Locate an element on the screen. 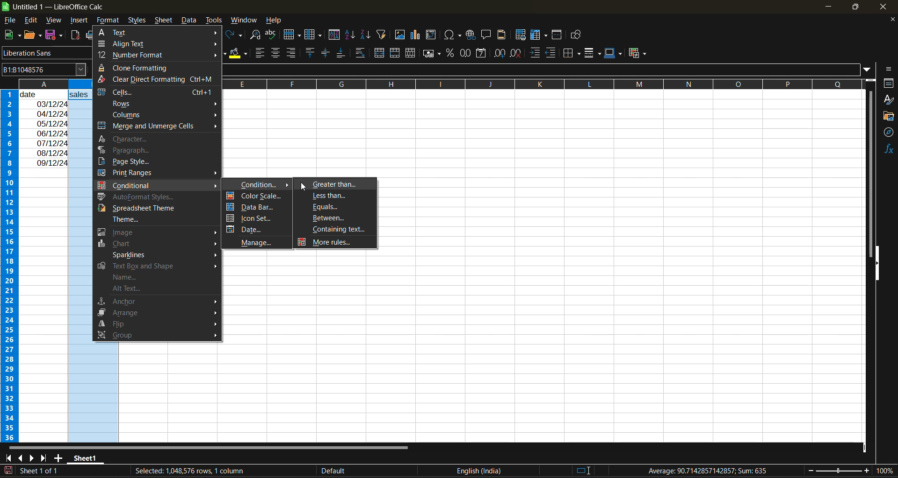 This screenshot has height=478, width=898. edit is located at coordinates (33, 19).